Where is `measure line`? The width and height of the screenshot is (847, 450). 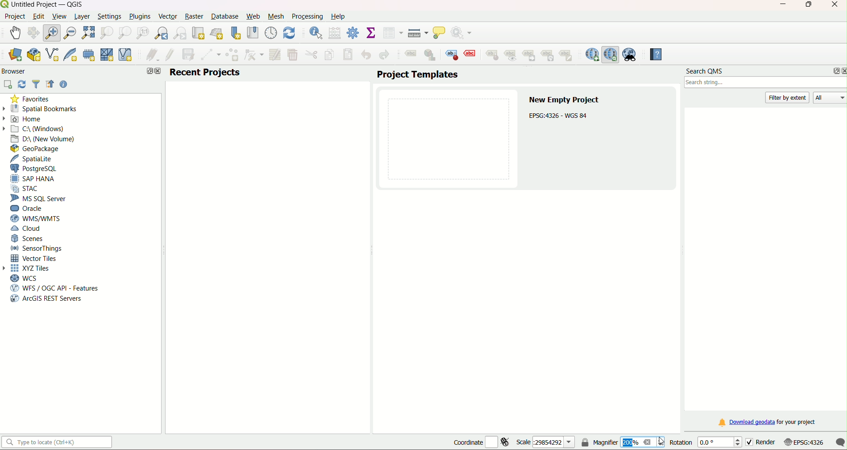
measure line is located at coordinates (418, 33).